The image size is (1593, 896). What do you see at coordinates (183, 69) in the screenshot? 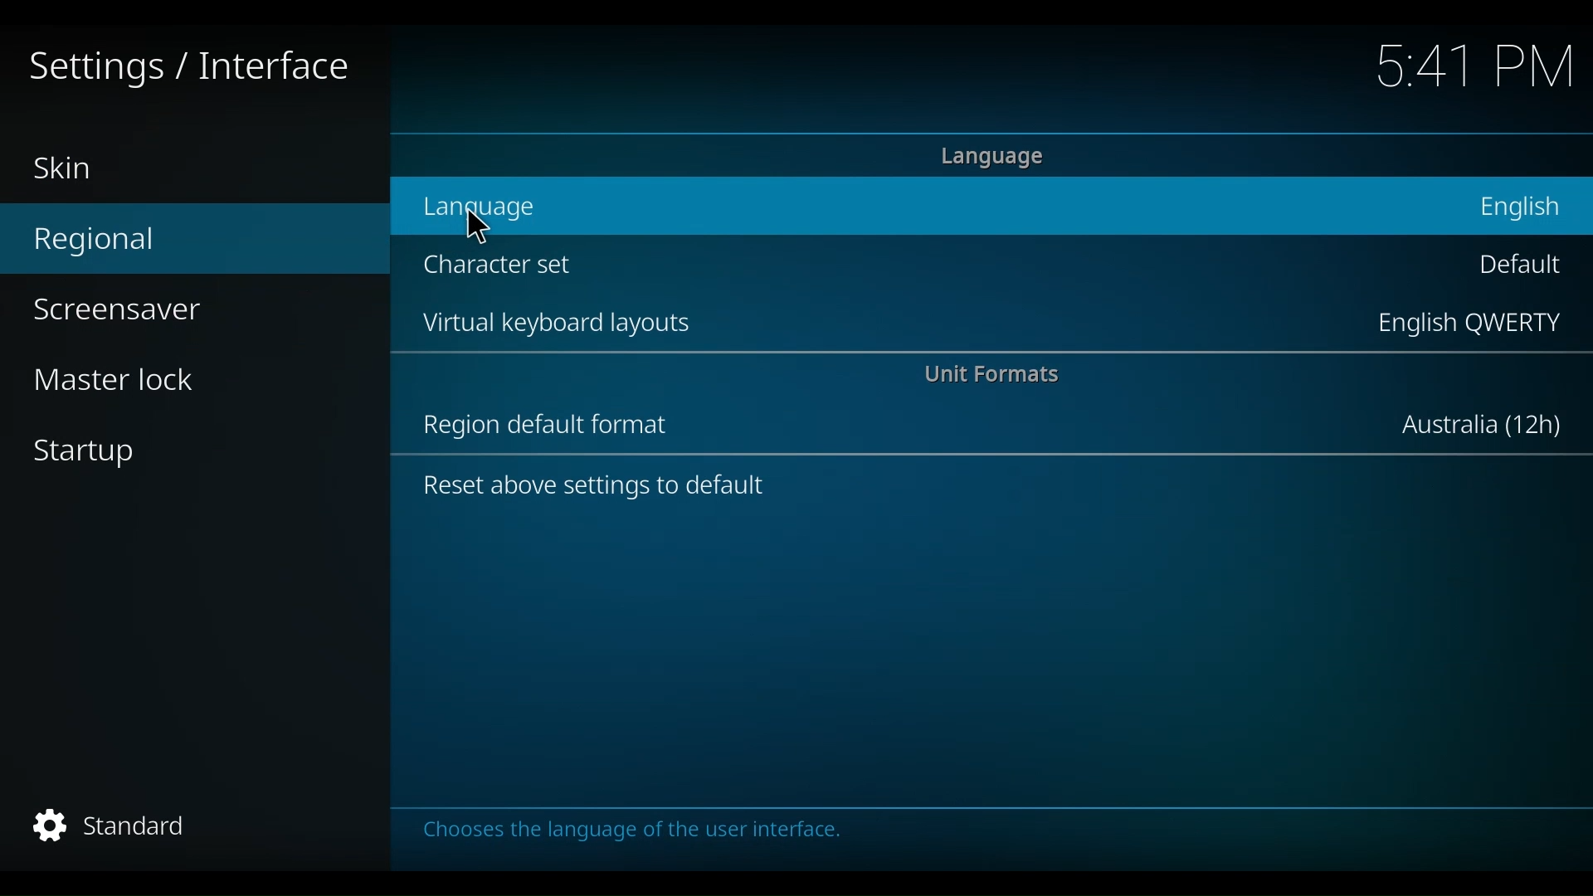
I see `Settings / Interface` at bounding box center [183, 69].